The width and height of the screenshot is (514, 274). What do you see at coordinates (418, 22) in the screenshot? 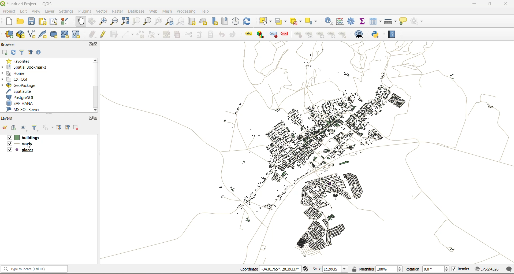
I see `no action` at bounding box center [418, 22].